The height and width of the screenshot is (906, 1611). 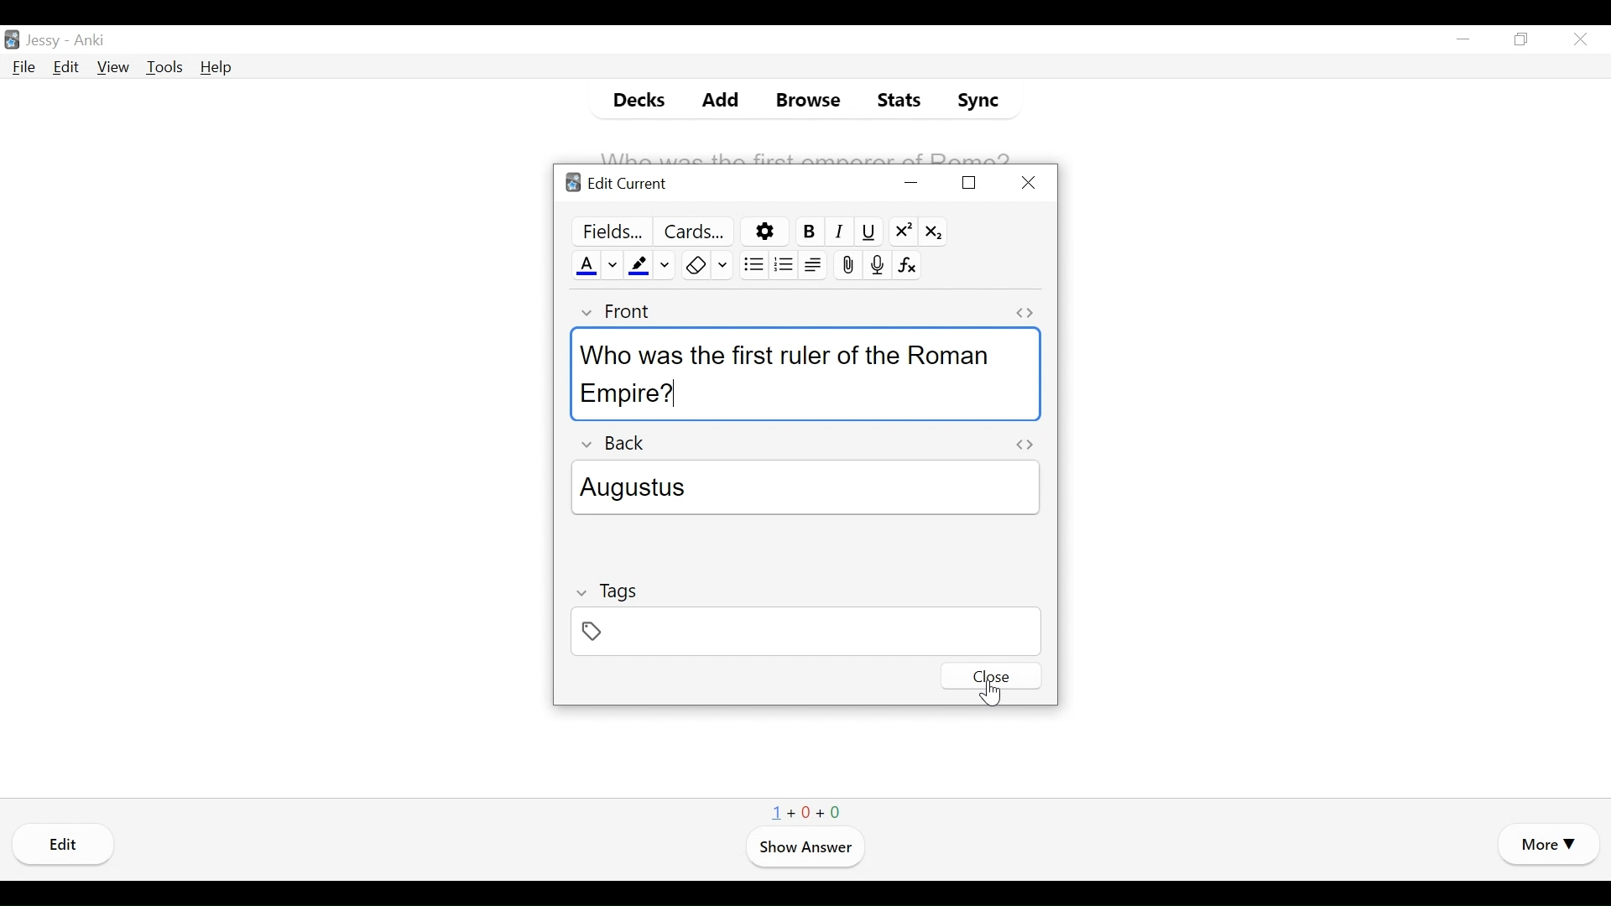 What do you see at coordinates (794, 371) in the screenshot?
I see `Who was the first ruler of the roman Empire?` at bounding box center [794, 371].